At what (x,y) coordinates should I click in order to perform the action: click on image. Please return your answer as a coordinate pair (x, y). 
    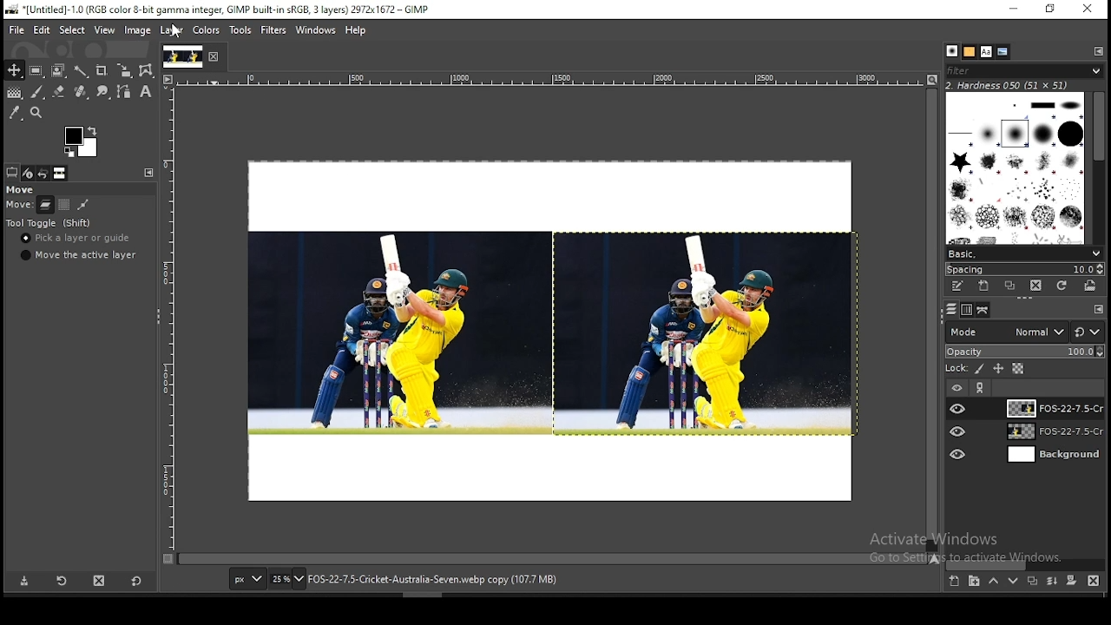
    Looking at the image, I should click on (138, 30).